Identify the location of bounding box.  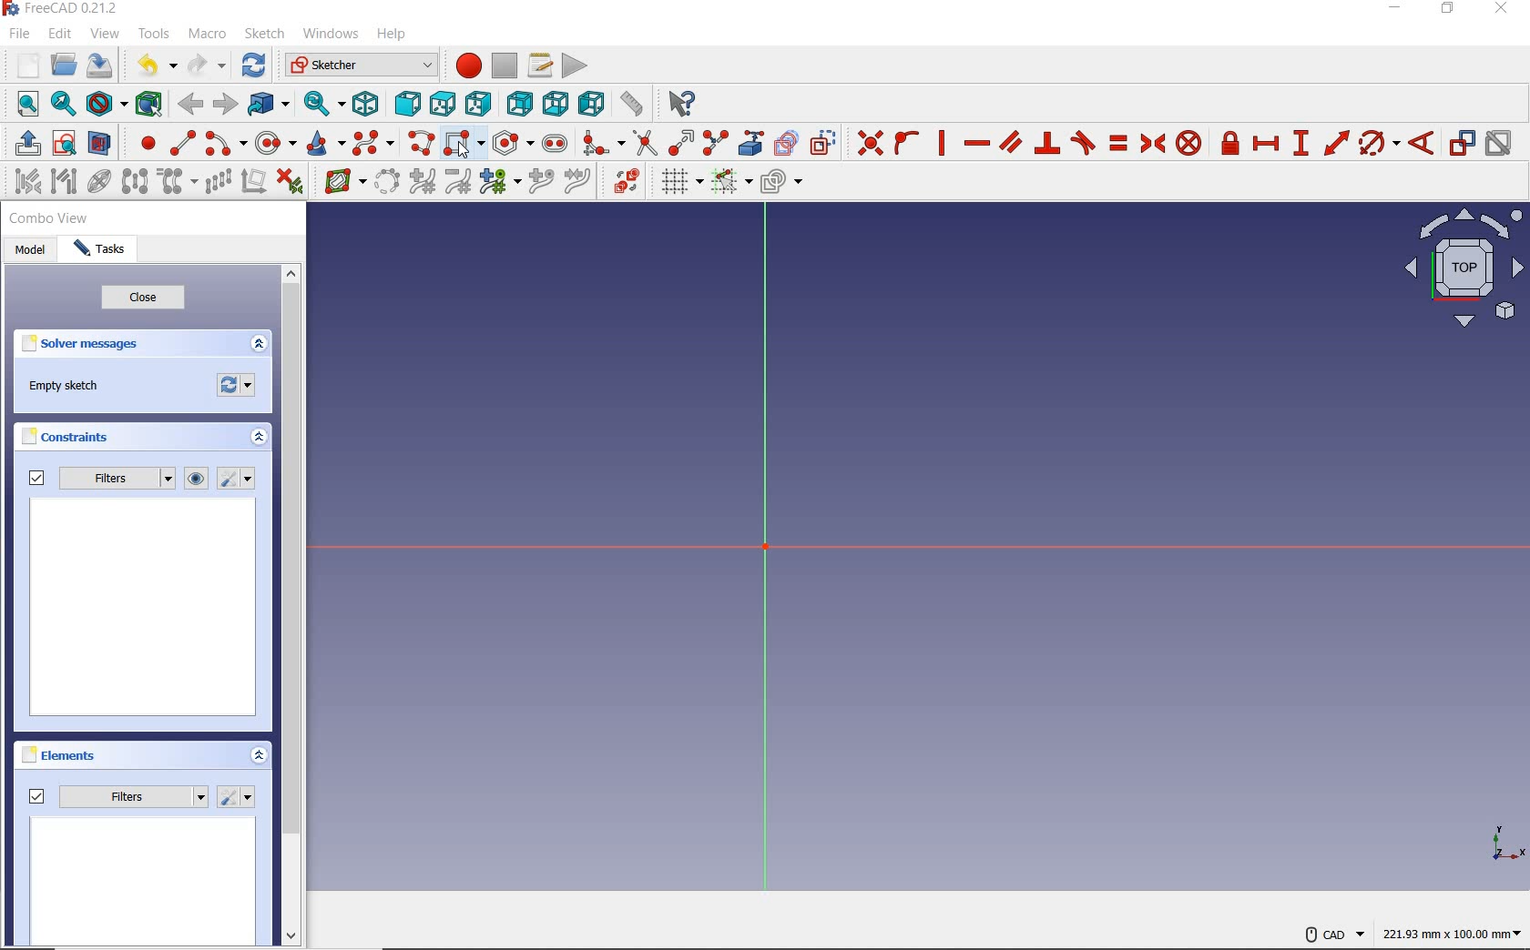
(148, 103).